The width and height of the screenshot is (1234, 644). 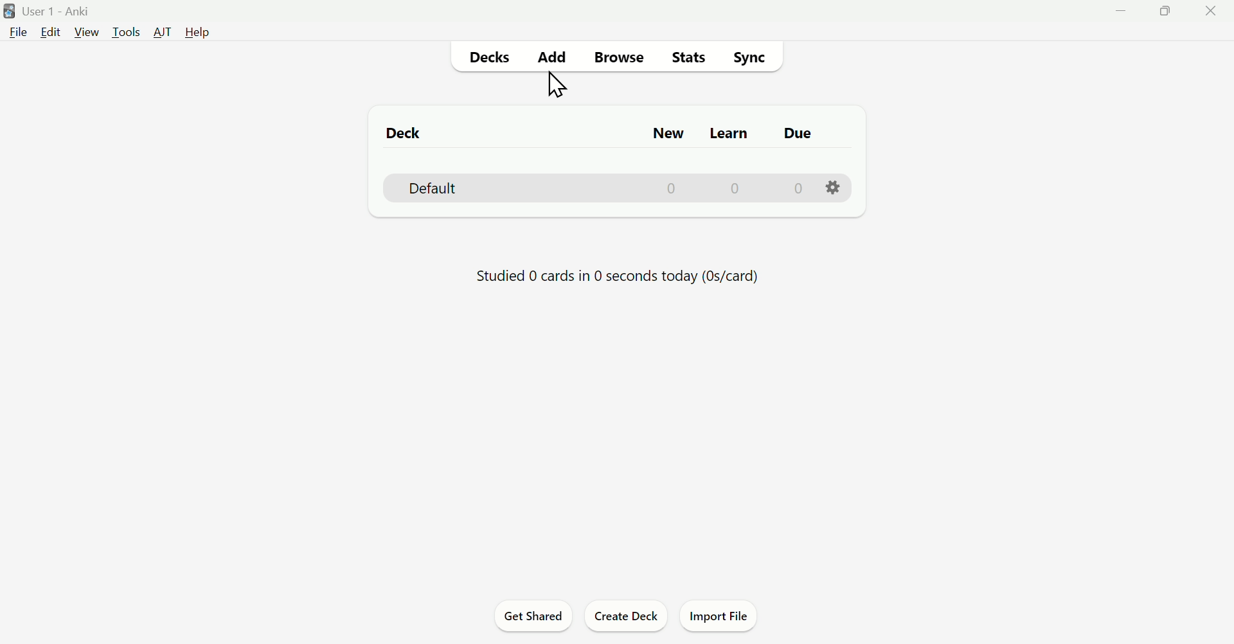 What do you see at coordinates (624, 618) in the screenshot?
I see `Create Deck` at bounding box center [624, 618].